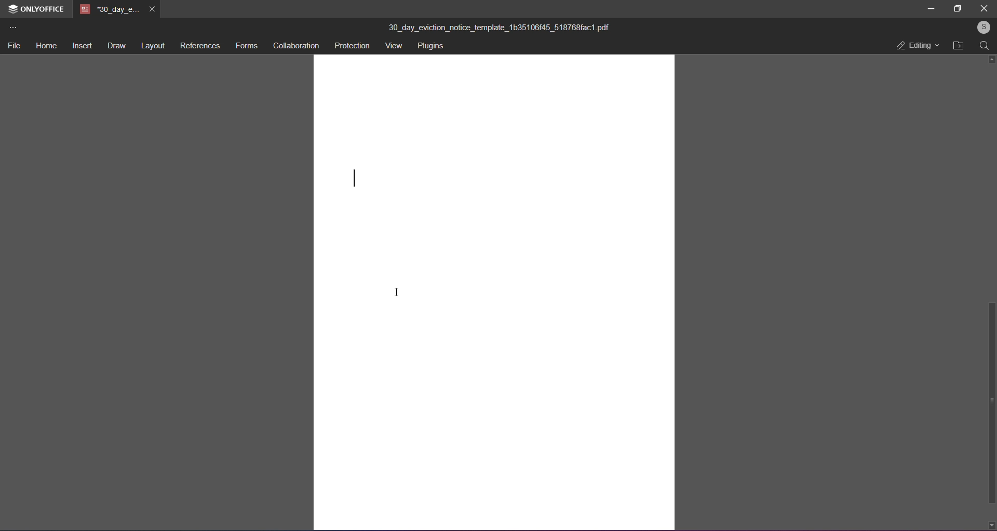  What do you see at coordinates (199, 47) in the screenshot?
I see `references` at bounding box center [199, 47].